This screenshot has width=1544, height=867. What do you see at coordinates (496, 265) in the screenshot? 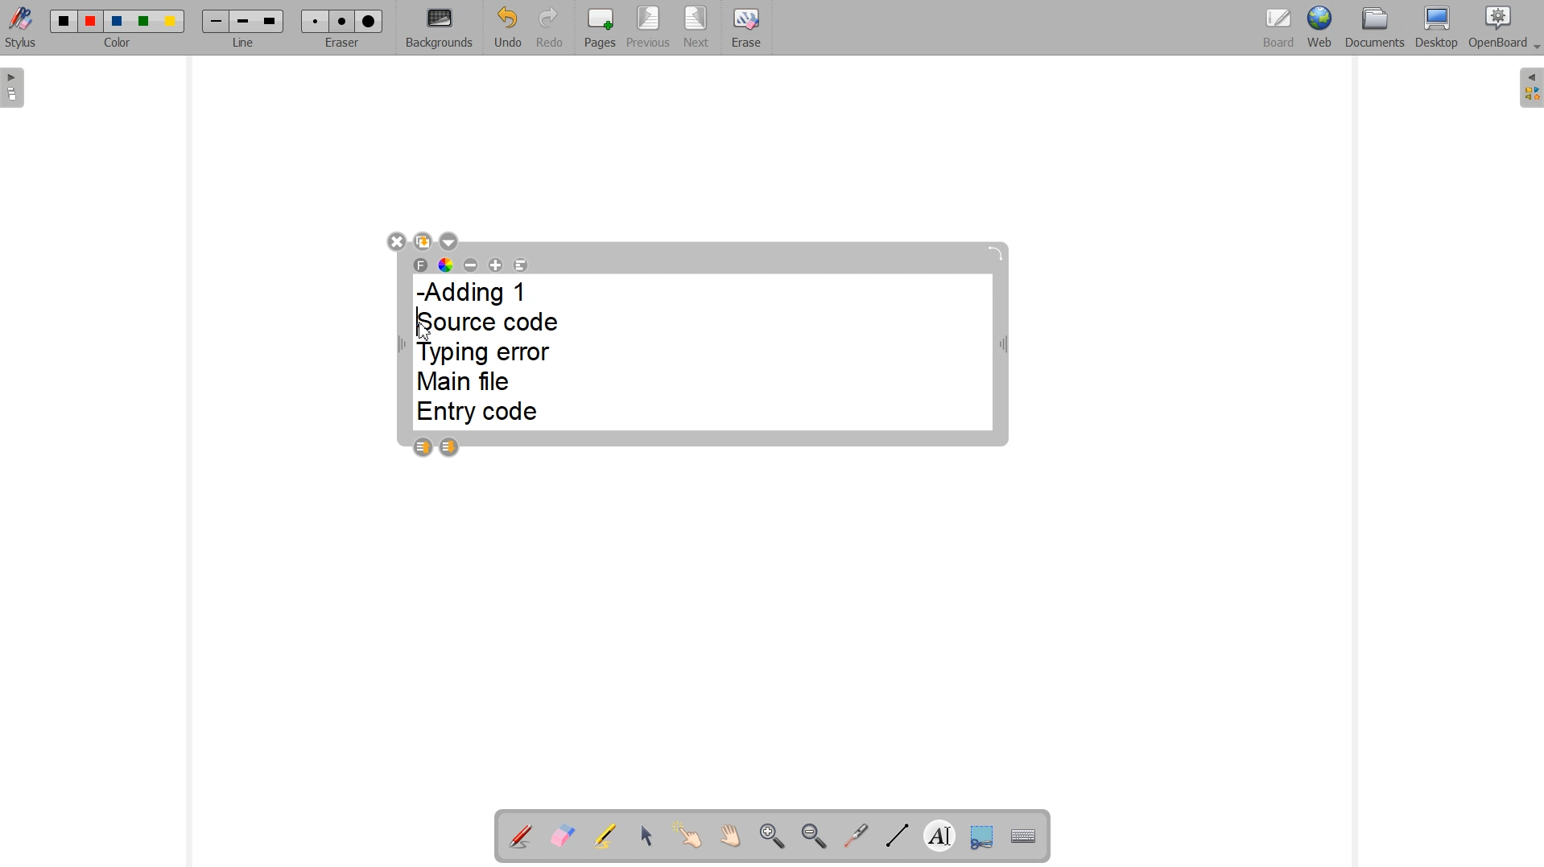
I see `Increase font size ` at bounding box center [496, 265].